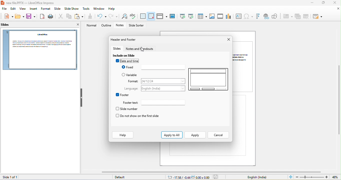 The width and height of the screenshot is (341, 180). What do you see at coordinates (217, 135) in the screenshot?
I see `cancel` at bounding box center [217, 135].